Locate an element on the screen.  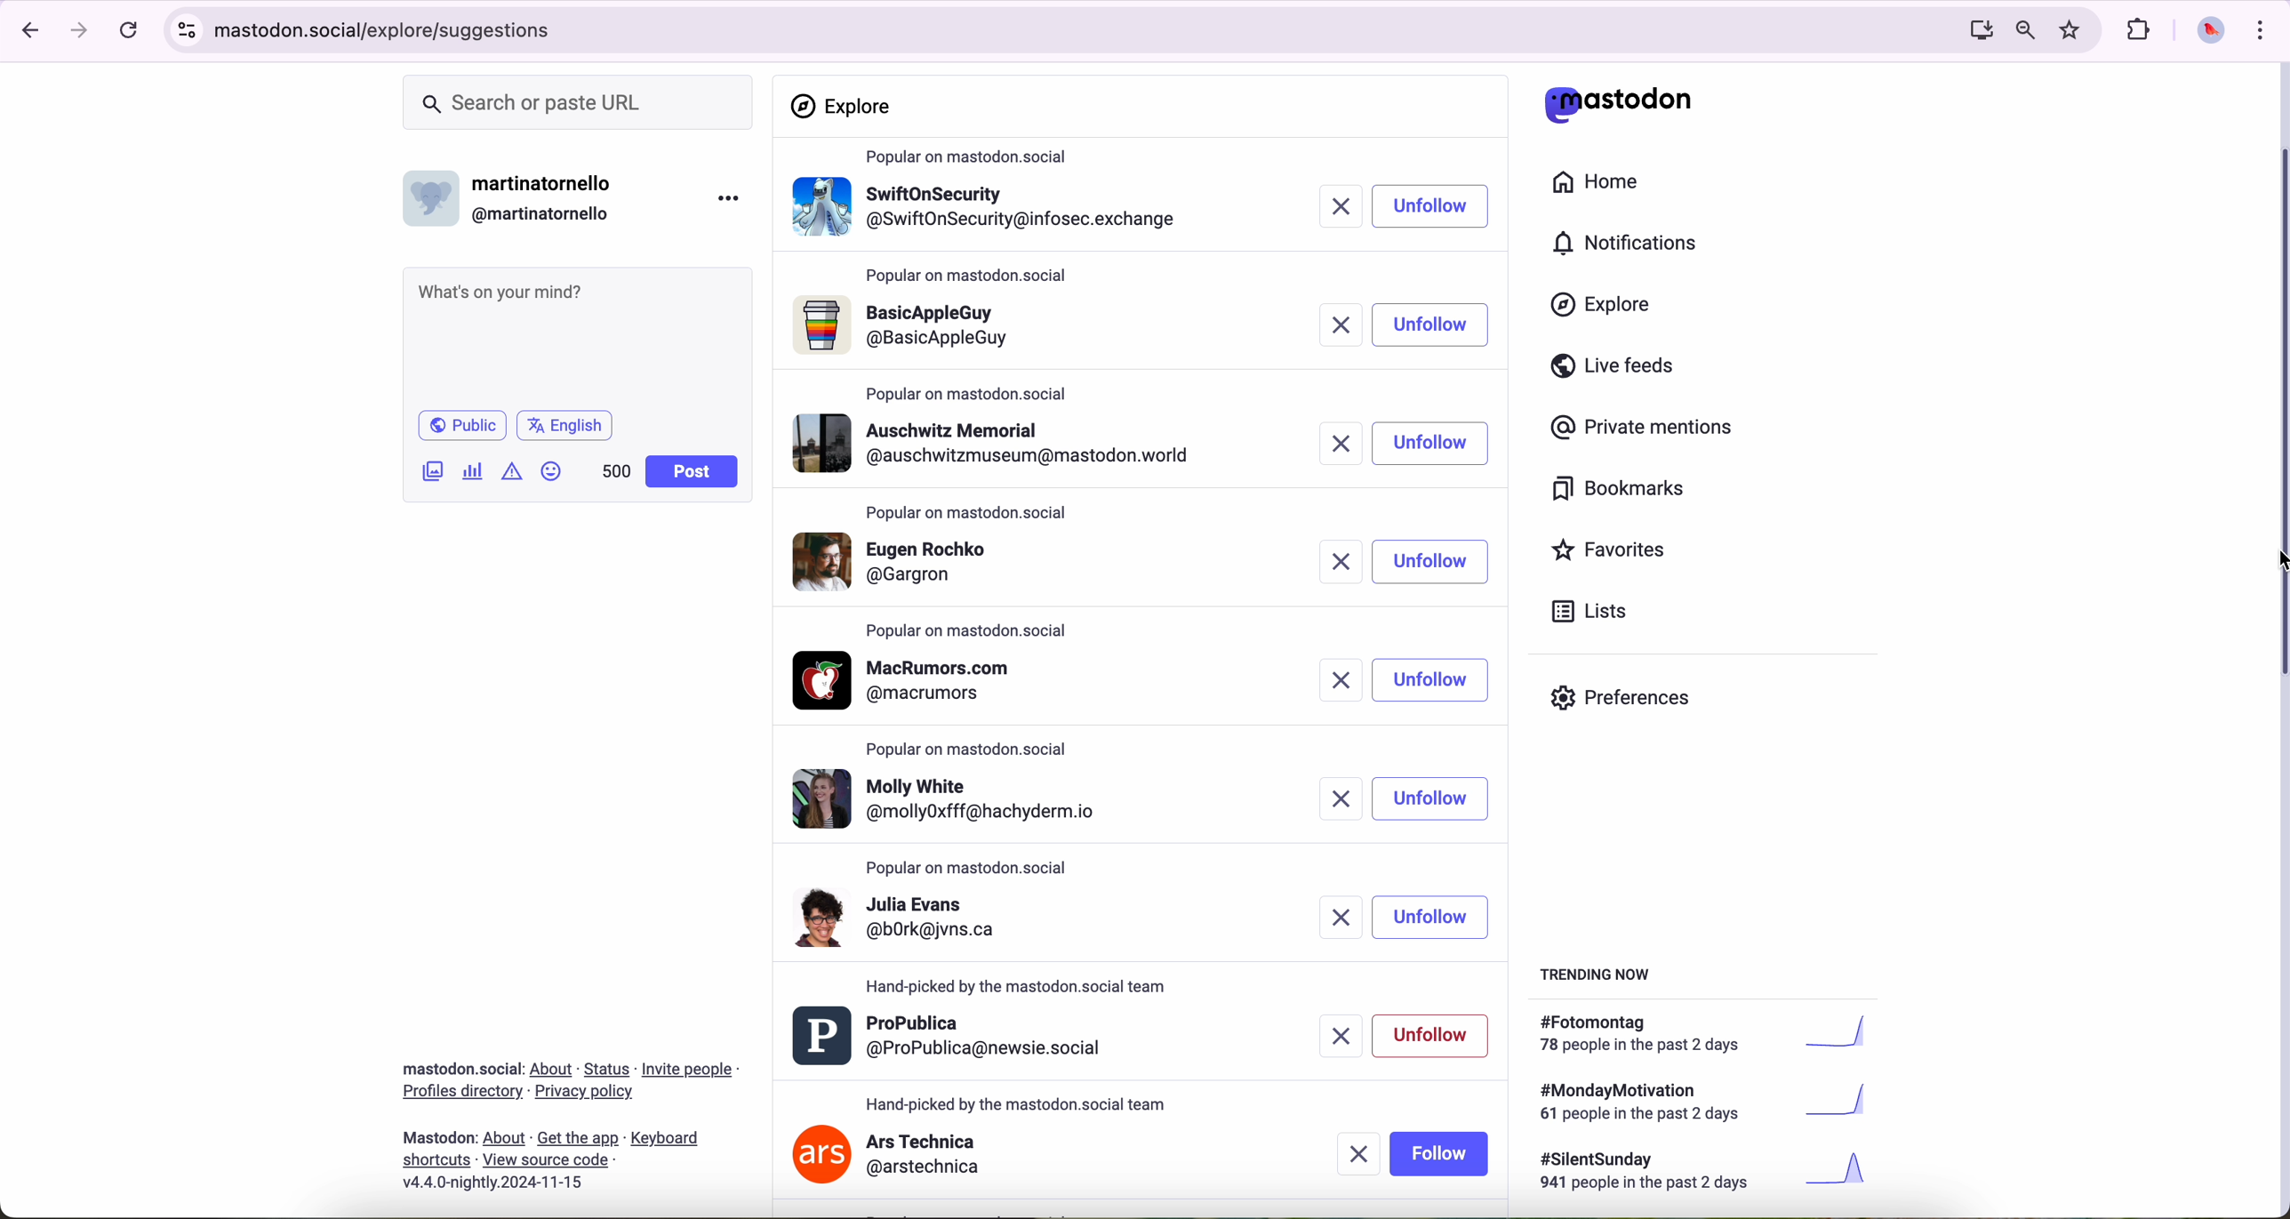
popular on mastodon.social is located at coordinates (974, 279).